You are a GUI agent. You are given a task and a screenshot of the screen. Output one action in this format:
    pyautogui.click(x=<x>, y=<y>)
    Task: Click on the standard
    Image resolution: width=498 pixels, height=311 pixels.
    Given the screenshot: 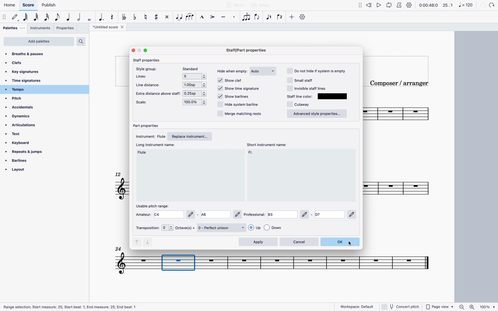 What is the action you would take?
    pyautogui.click(x=192, y=68)
    